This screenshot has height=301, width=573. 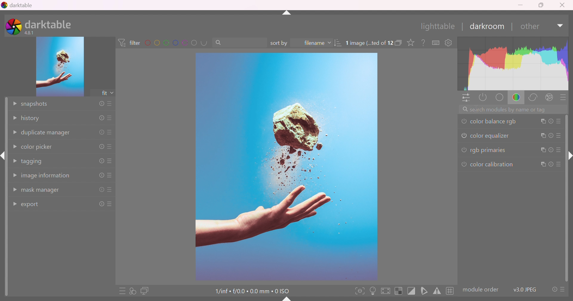 I want to click on Drop Down, so click(x=13, y=190).